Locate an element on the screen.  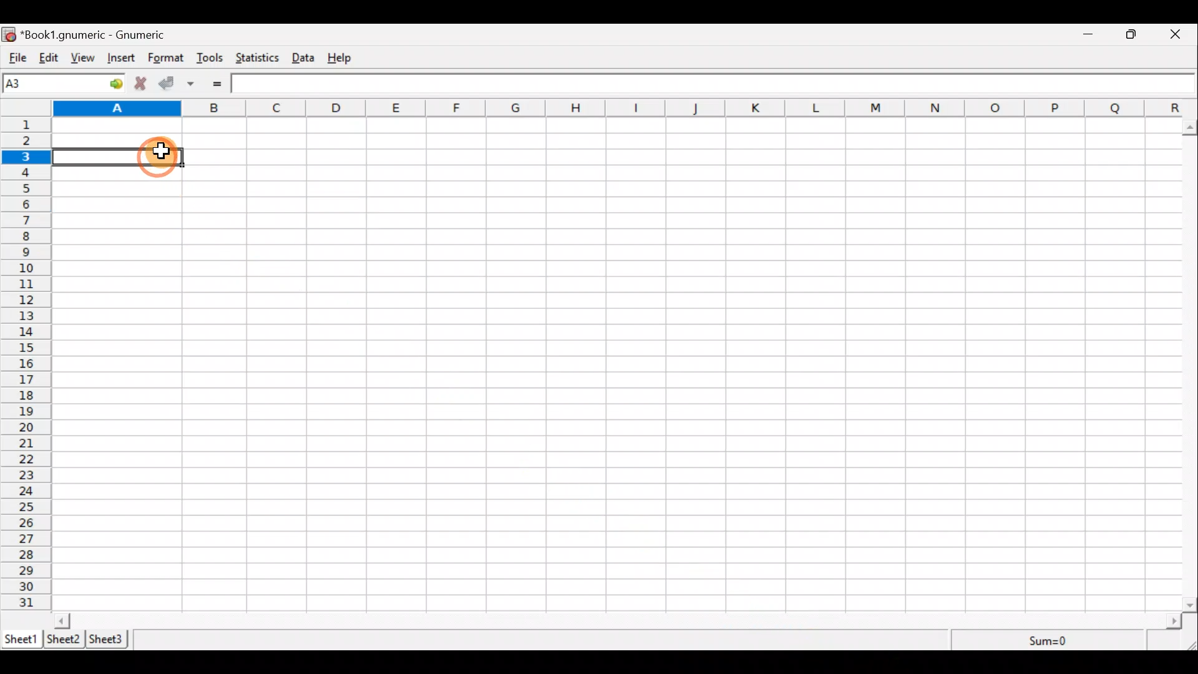
Cancel change is located at coordinates (143, 85).